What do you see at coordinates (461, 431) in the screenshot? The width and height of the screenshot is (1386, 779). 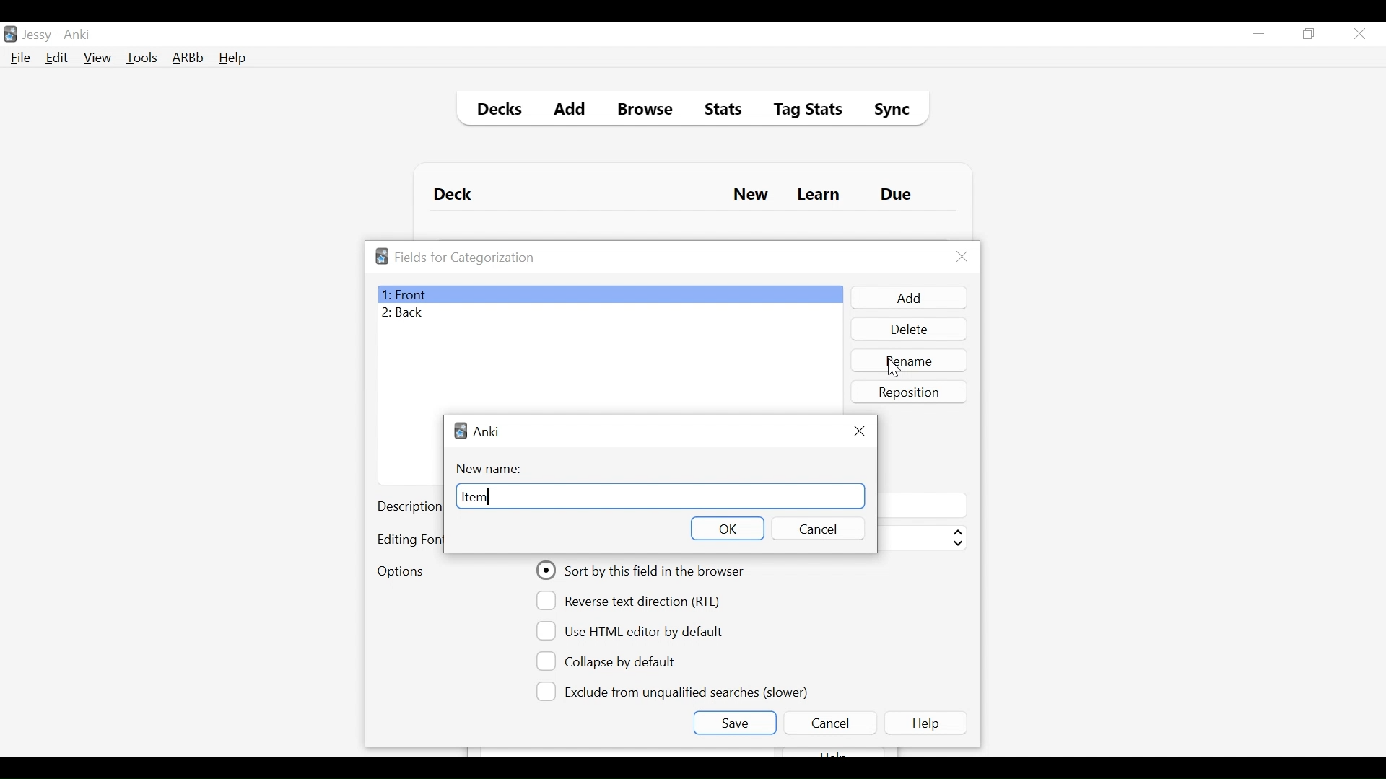 I see `Anki logo` at bounding box center [461, 431].